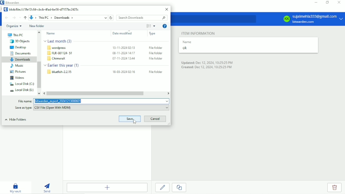 Image resolution: width=345 pixels, height=194 pixels. I want to click on More options, so click(154, 26).